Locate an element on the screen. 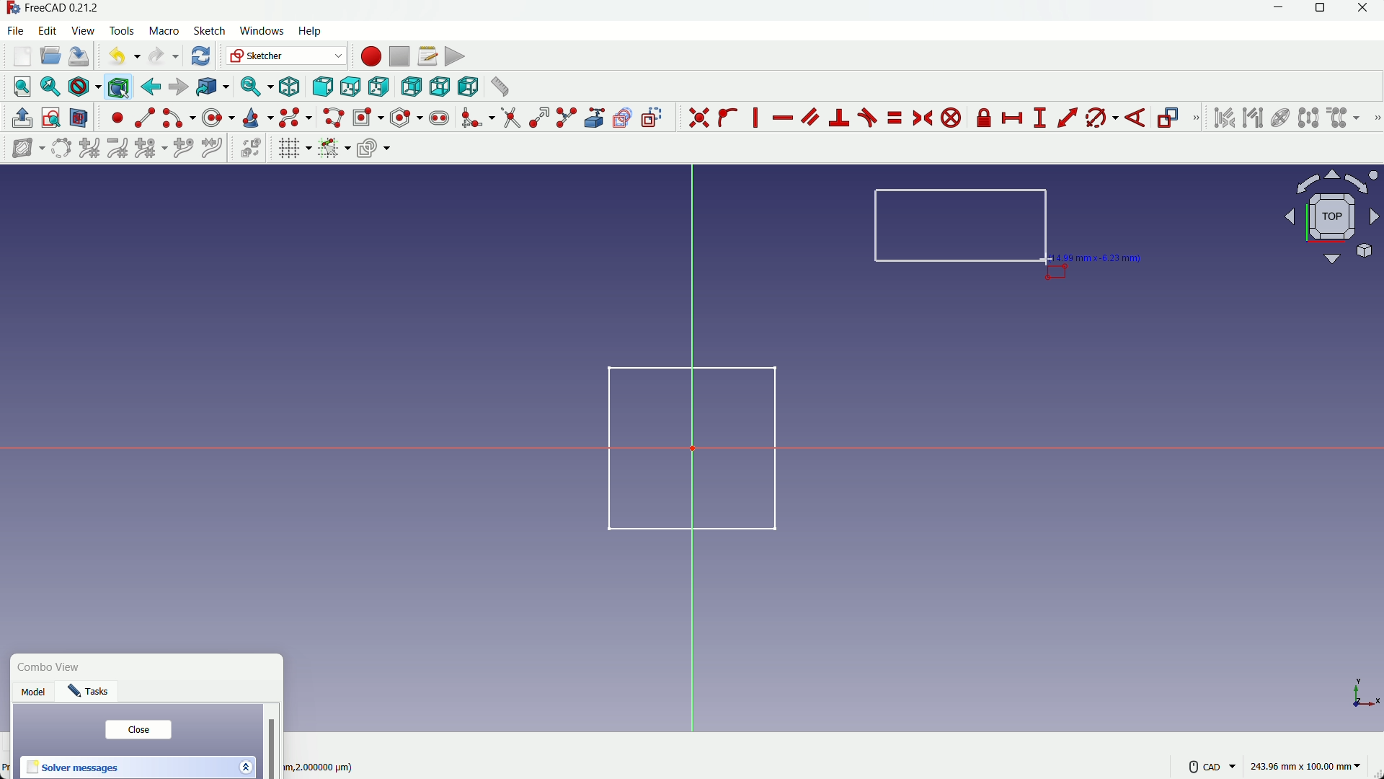 The image size is (1384, 779). constraint horizontal is located at coordinates (782, 119).